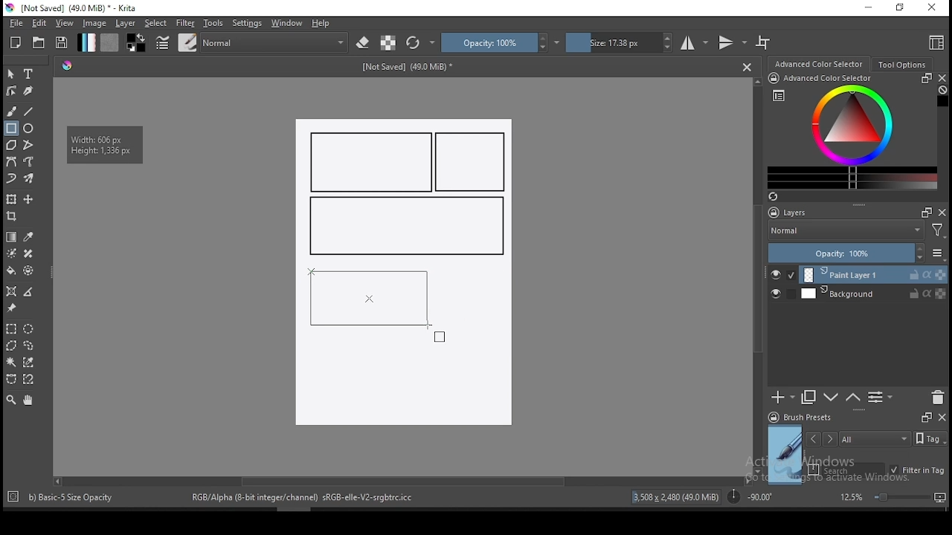  Describe the element at coordinates (13, 253) in the screenshot. I see `colorize mask tool` at that location.